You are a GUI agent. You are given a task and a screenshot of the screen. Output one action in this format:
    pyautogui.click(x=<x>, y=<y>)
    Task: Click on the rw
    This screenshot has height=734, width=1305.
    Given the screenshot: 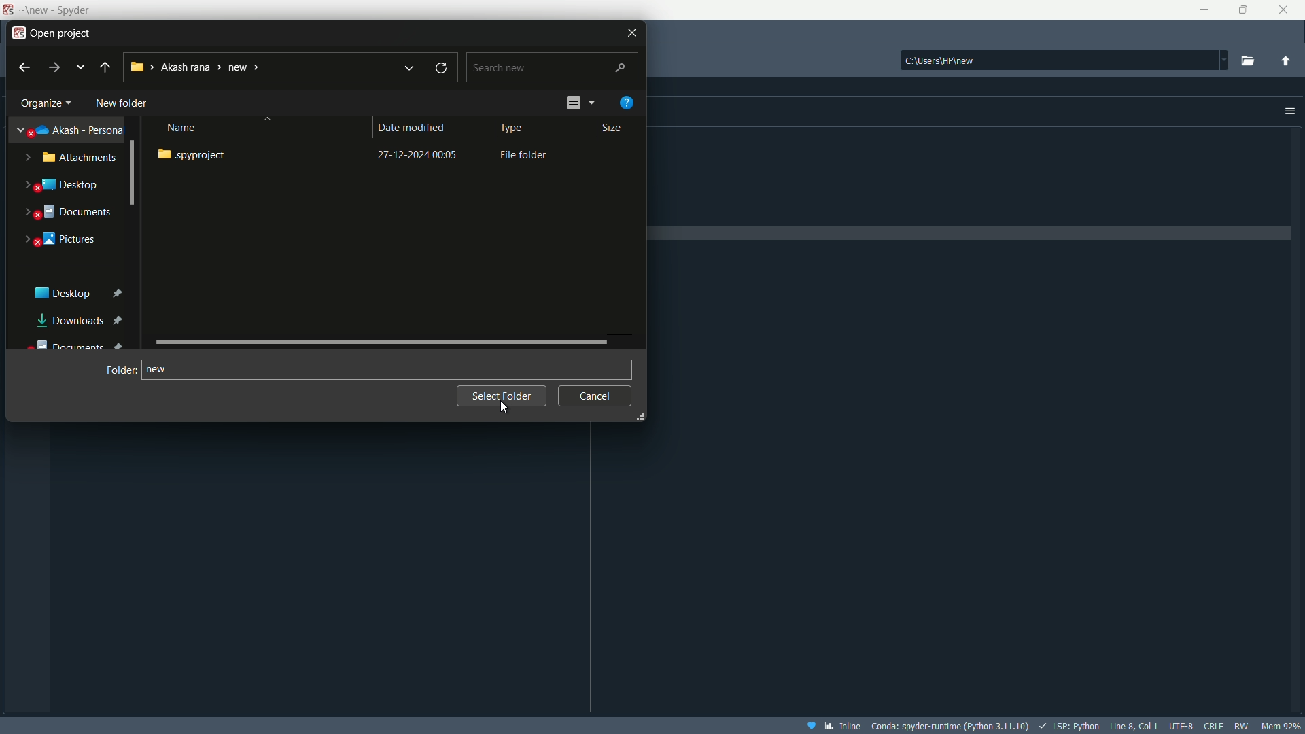 What is the action you would take?
    pyautogui.click(x=1241, y=726)
    